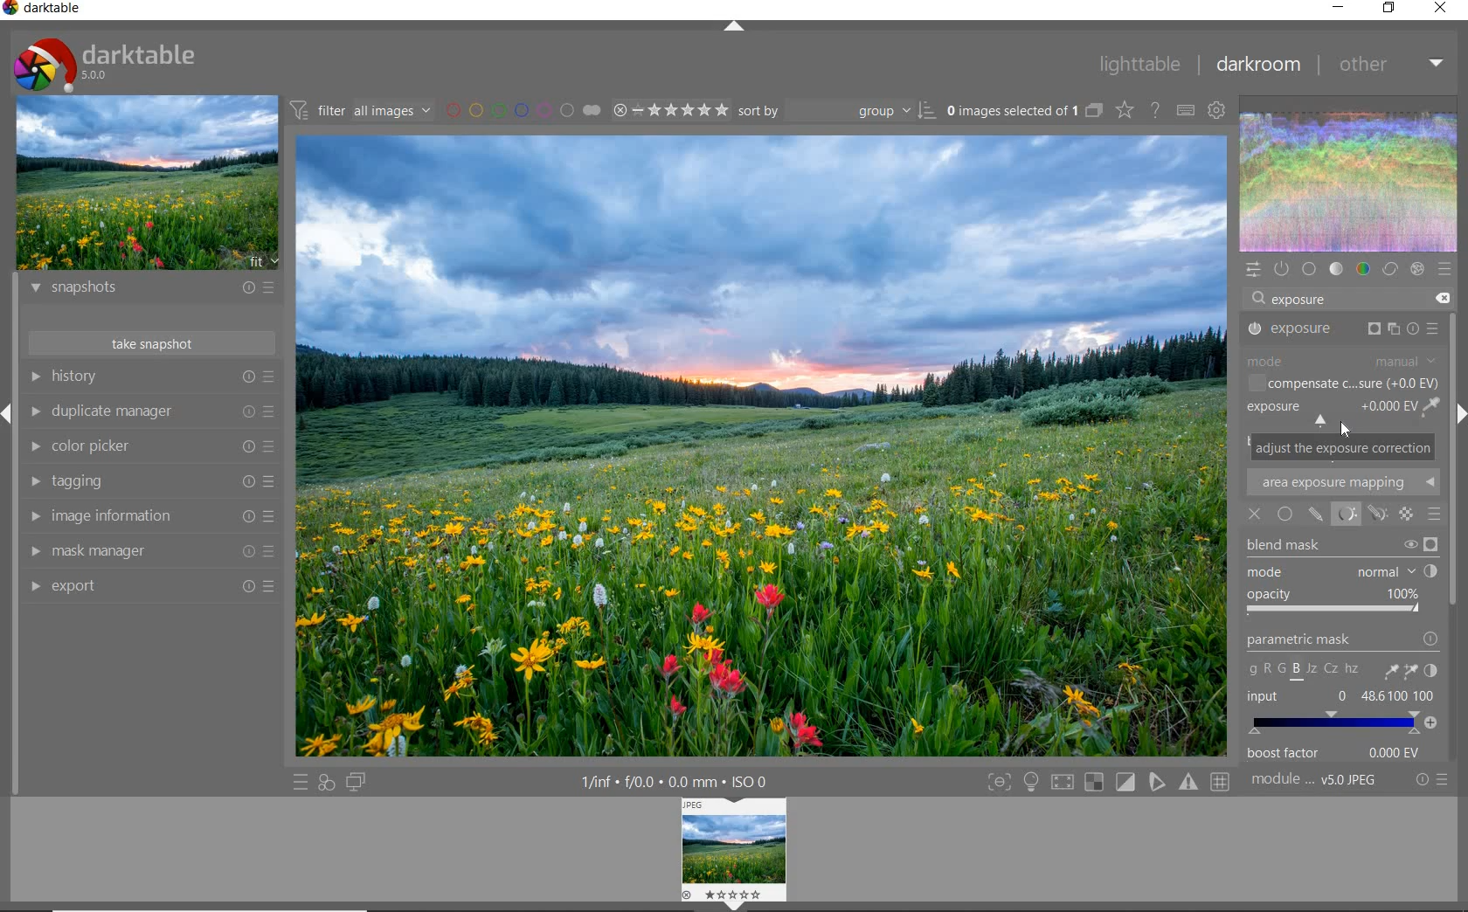 The height and width of the screenshot is (912, 1468). I want to click on image preview, so click(149, 183).